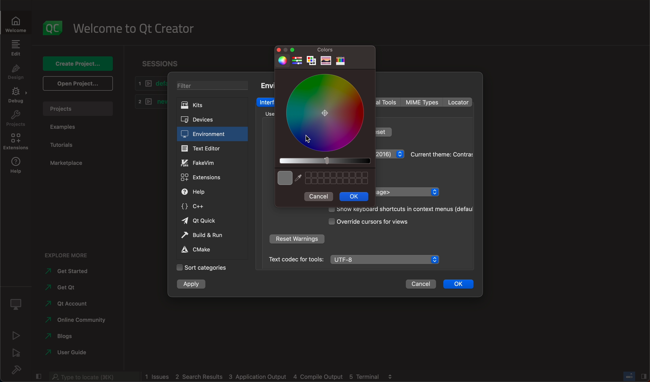 The image size is (650, 382). What do you see at coordinates (378, 221) in the screenshot?
I see `cursor` at bounding box center [378, 221].